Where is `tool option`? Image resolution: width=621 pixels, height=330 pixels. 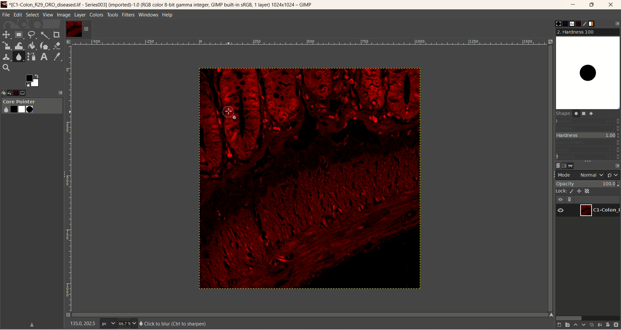 tool option is located at coordinates (29, 93).